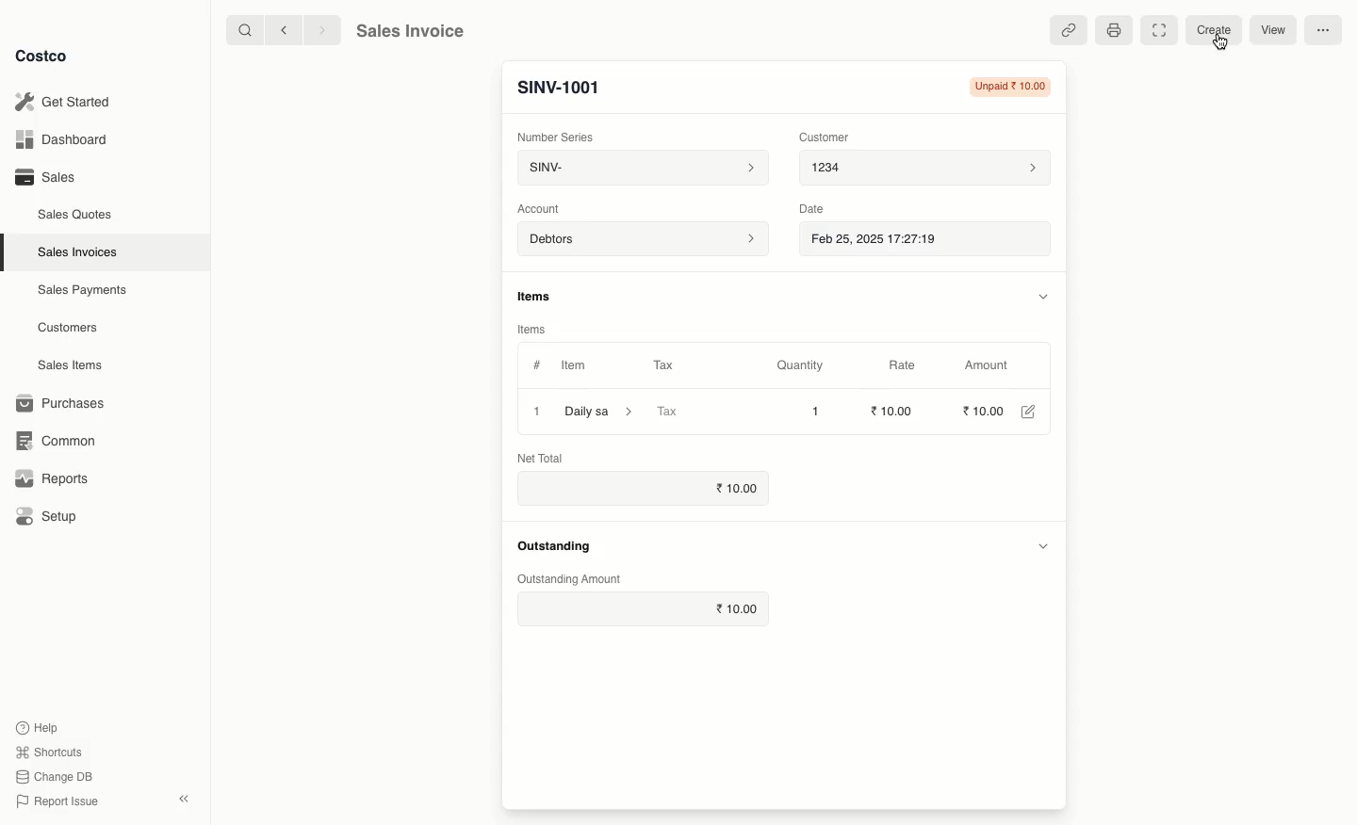 This screenshot has height=825, width=1357. Describe the element at coordinates (1115, 31) in the screenshot. I see `Print` at that location.